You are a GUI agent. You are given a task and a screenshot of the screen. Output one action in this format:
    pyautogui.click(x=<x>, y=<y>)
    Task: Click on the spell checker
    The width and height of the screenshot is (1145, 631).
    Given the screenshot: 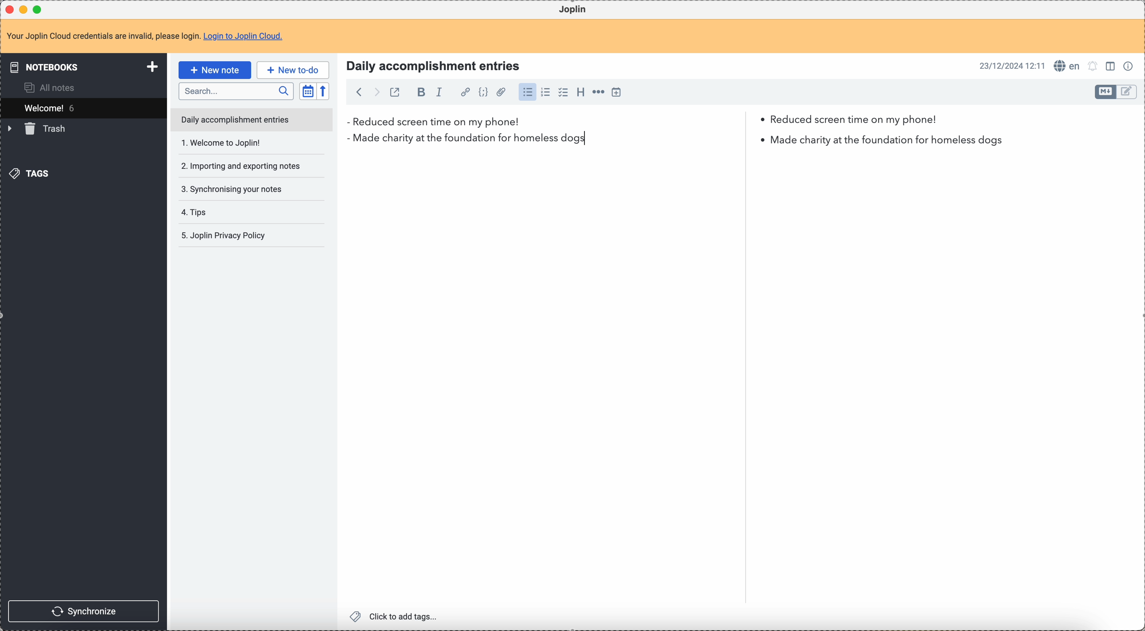 What is the action you would take?
    pyautogui.click(x=1067, y=66)
    